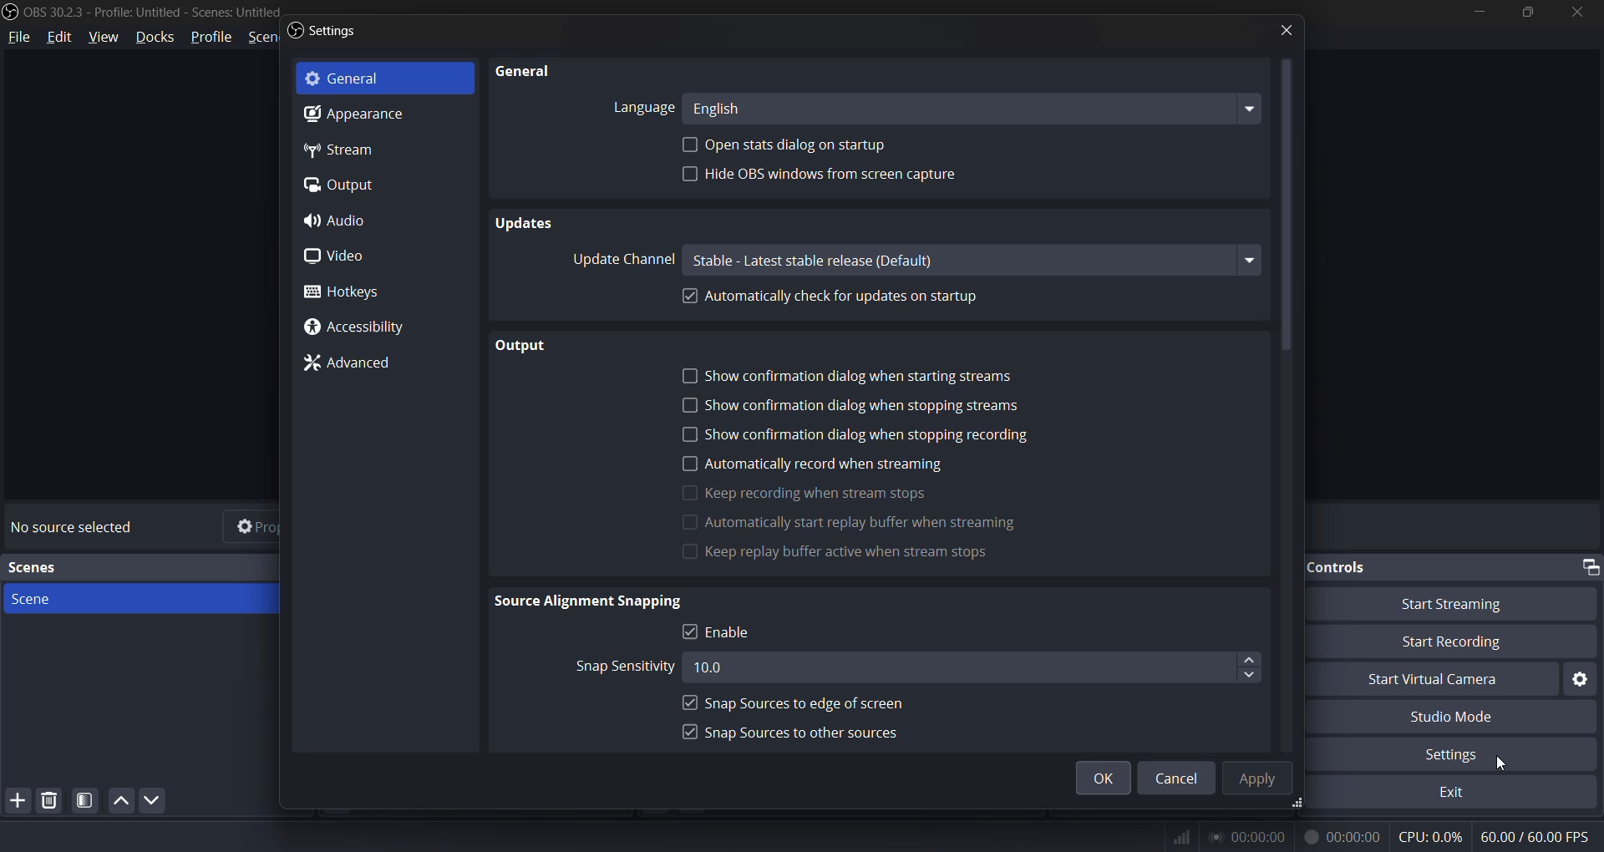 This screenshot has height=852, width=1604. Describe the element at coordinates (596, 604) in the screenshot. I see `source alignment snapping` at that location.